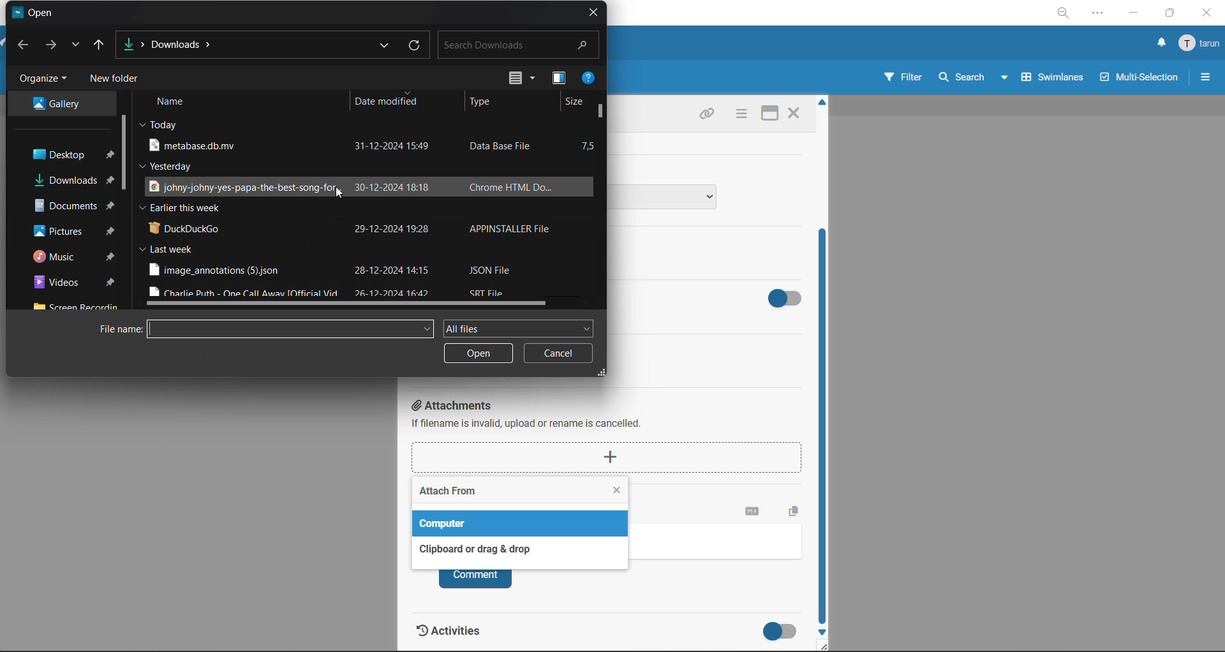  What do you see at coordinates (825, 429) in the screenshot?
I see `vertical scroll bar` at bounding box center [825, 429].